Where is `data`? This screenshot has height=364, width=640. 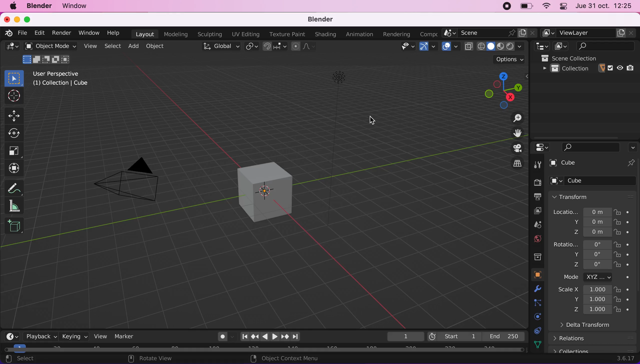
data is located at coordinates (536, 344).